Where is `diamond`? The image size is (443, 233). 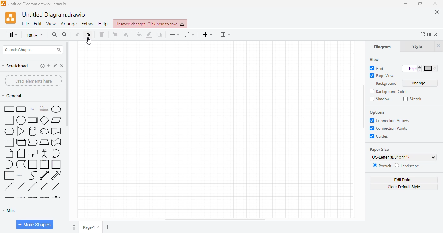
diamond is located at coordinates (44, 120).